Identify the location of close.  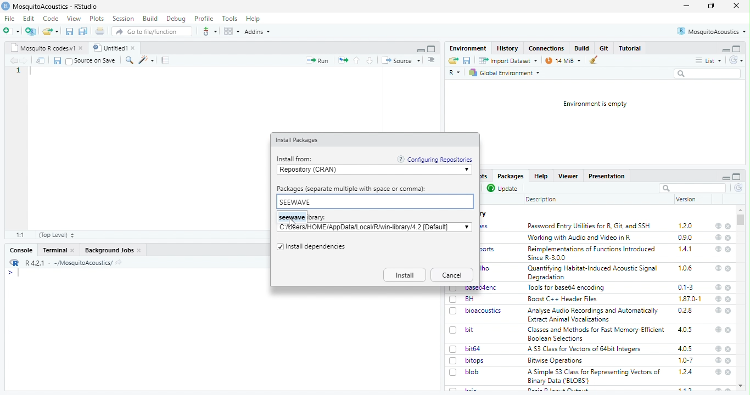
(729, 300).